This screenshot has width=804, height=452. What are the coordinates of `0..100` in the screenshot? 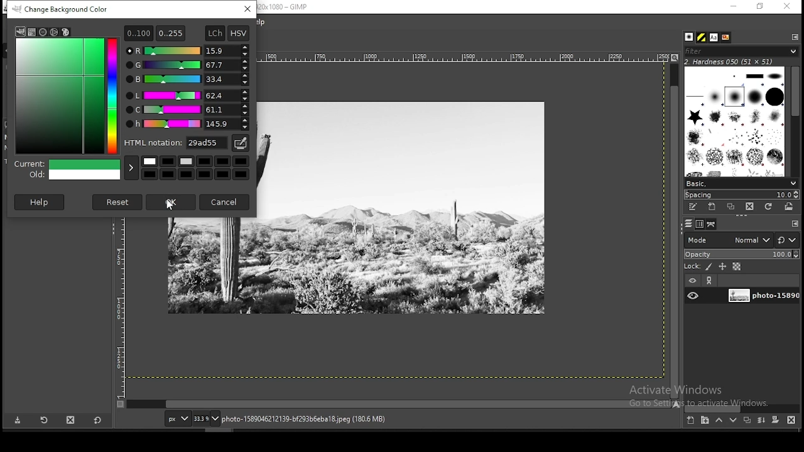 It's located at (138, 33).